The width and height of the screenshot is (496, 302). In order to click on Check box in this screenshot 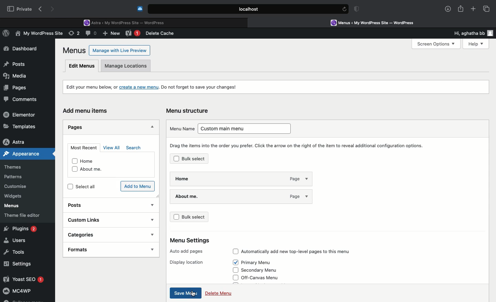, I will do `click(177, 217)`.